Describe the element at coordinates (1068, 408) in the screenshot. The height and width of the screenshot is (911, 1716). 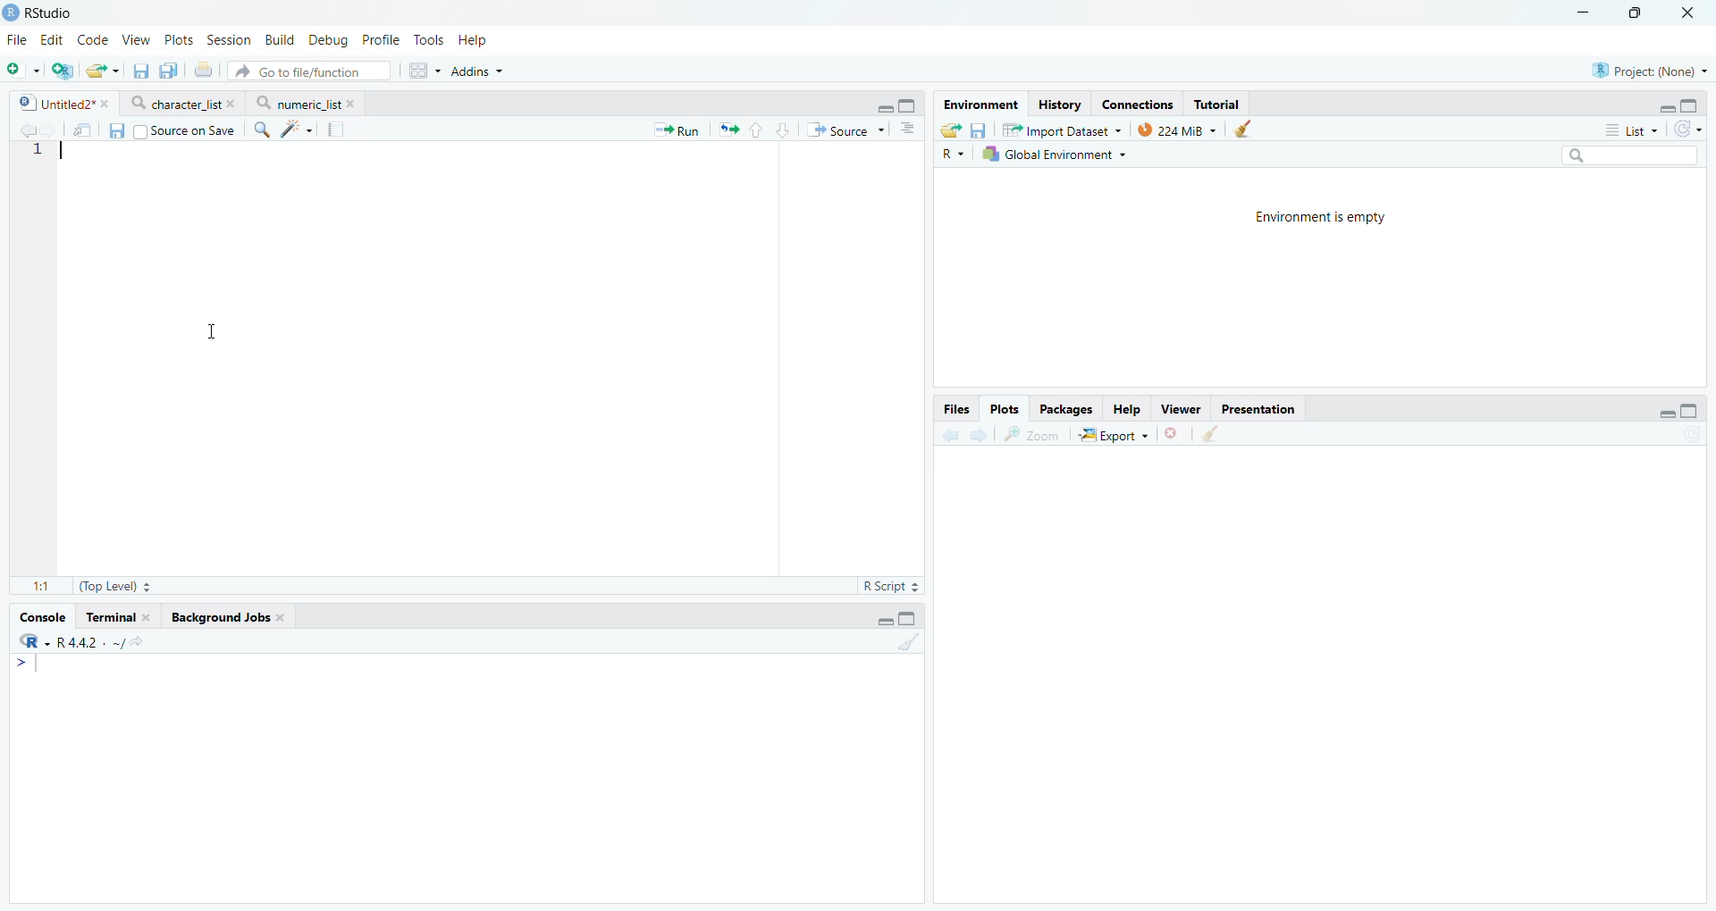
I see `Packages` at that location.